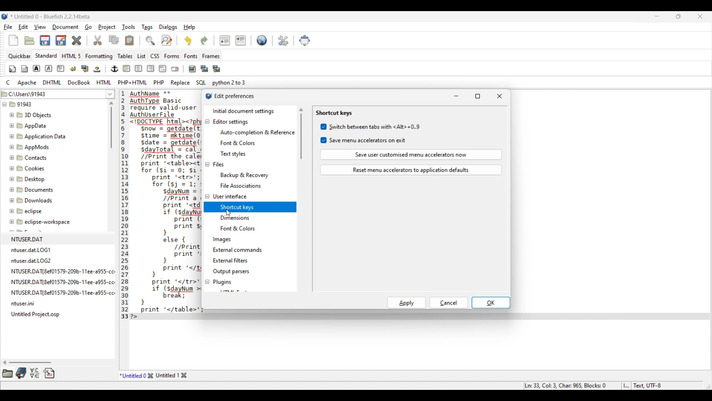 This screenshot has height=401, width=712. Describe the element at coordinates (47, 222) in the screenshot. I see `9 eclipse-workspace` at that location.